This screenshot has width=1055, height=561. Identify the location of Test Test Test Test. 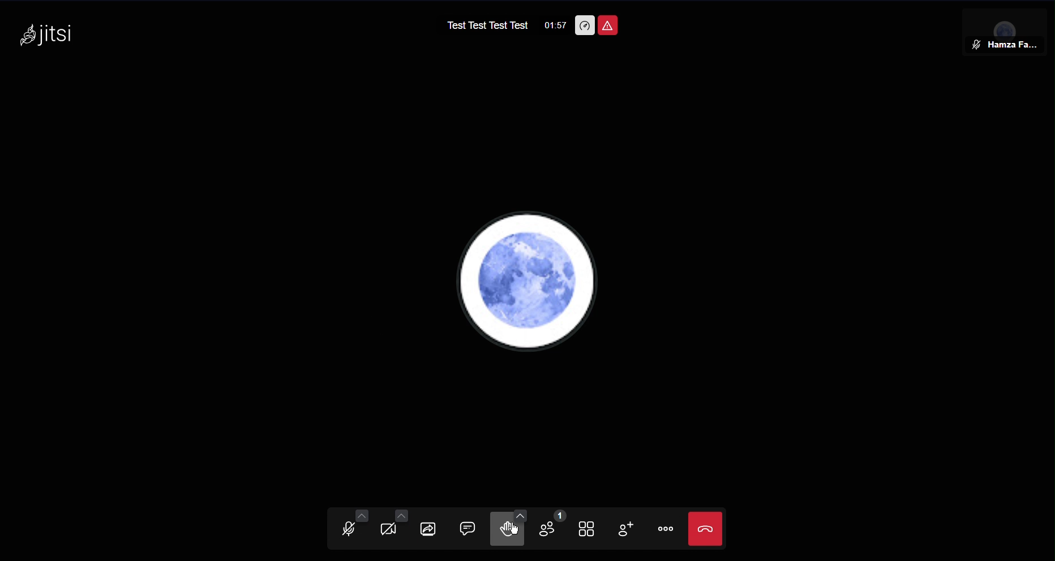
(484, 25).